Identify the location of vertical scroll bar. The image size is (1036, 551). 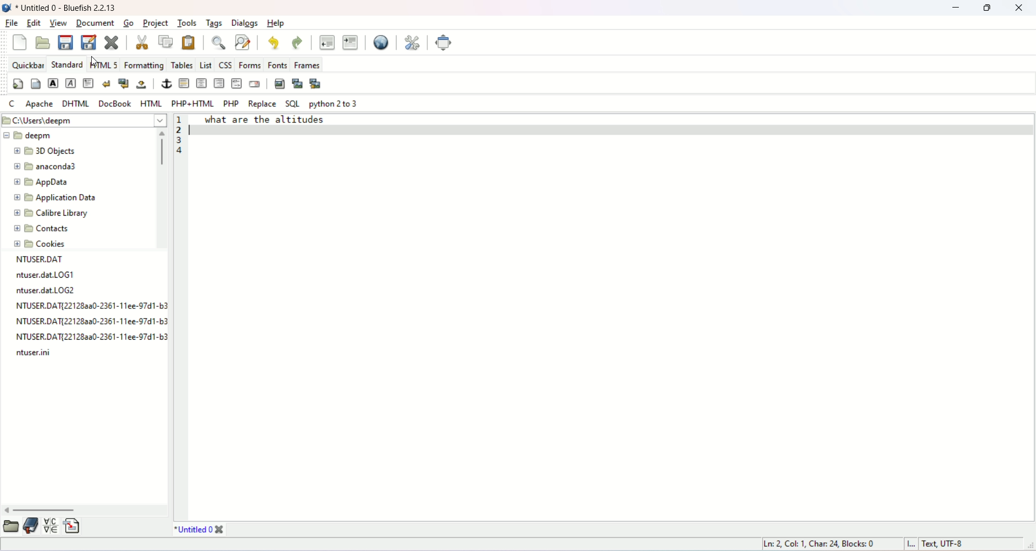
(160, 189).